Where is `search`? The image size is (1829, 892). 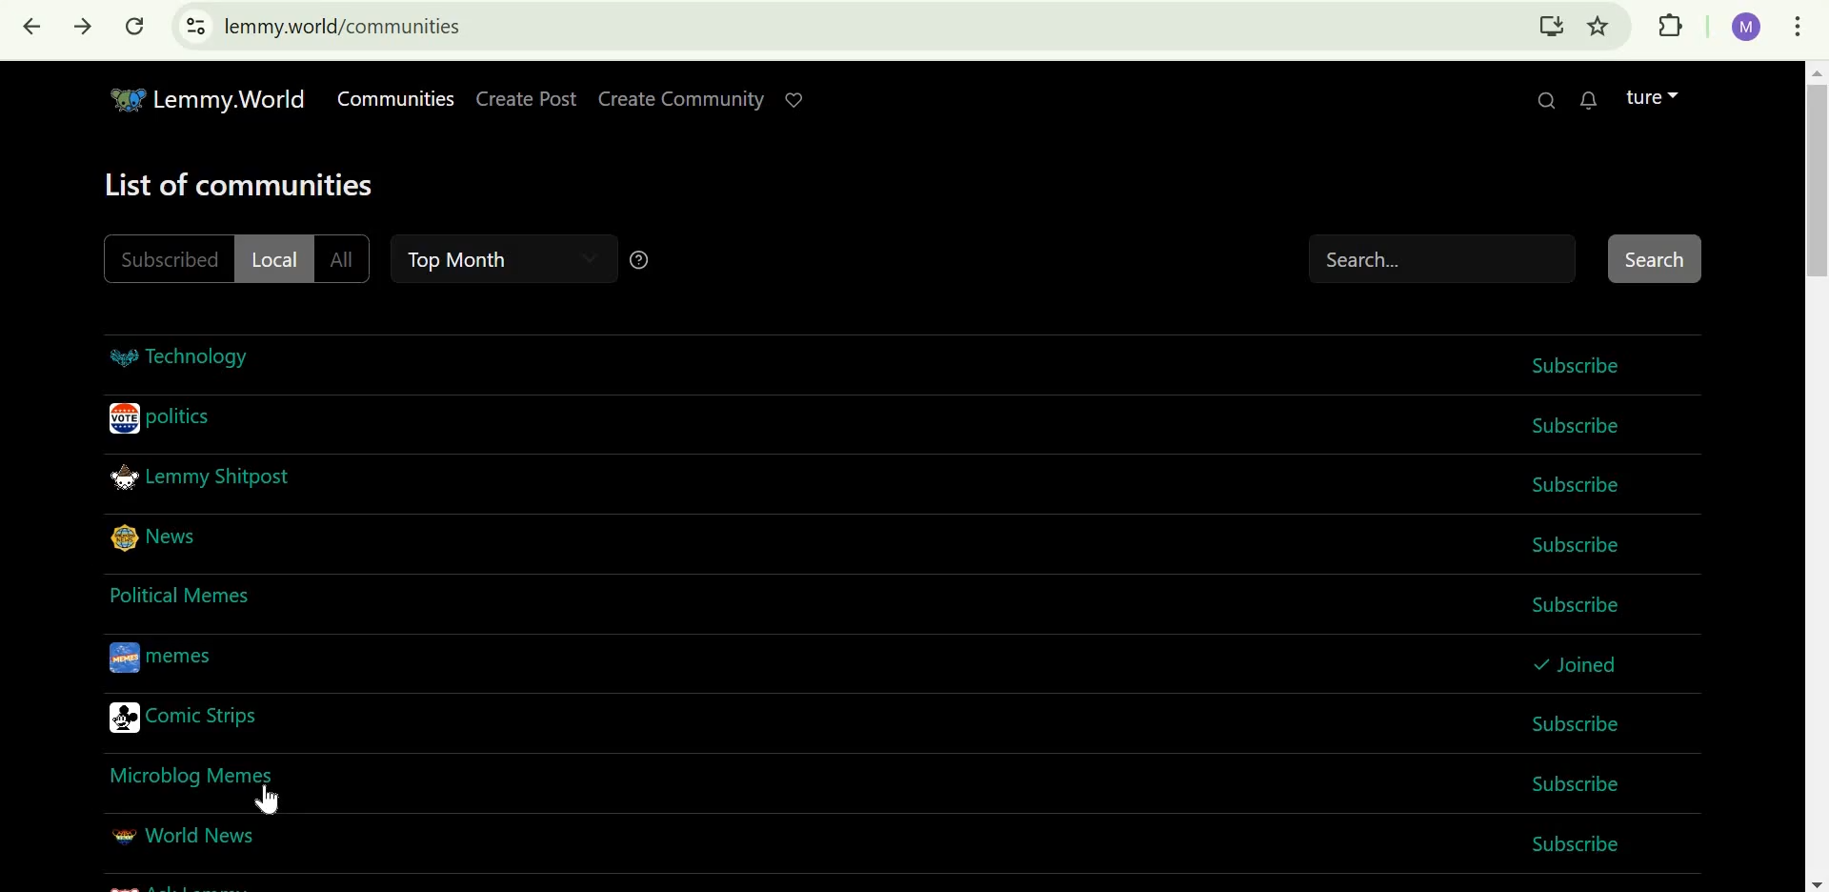 search is located at coordinates (1505, 257).